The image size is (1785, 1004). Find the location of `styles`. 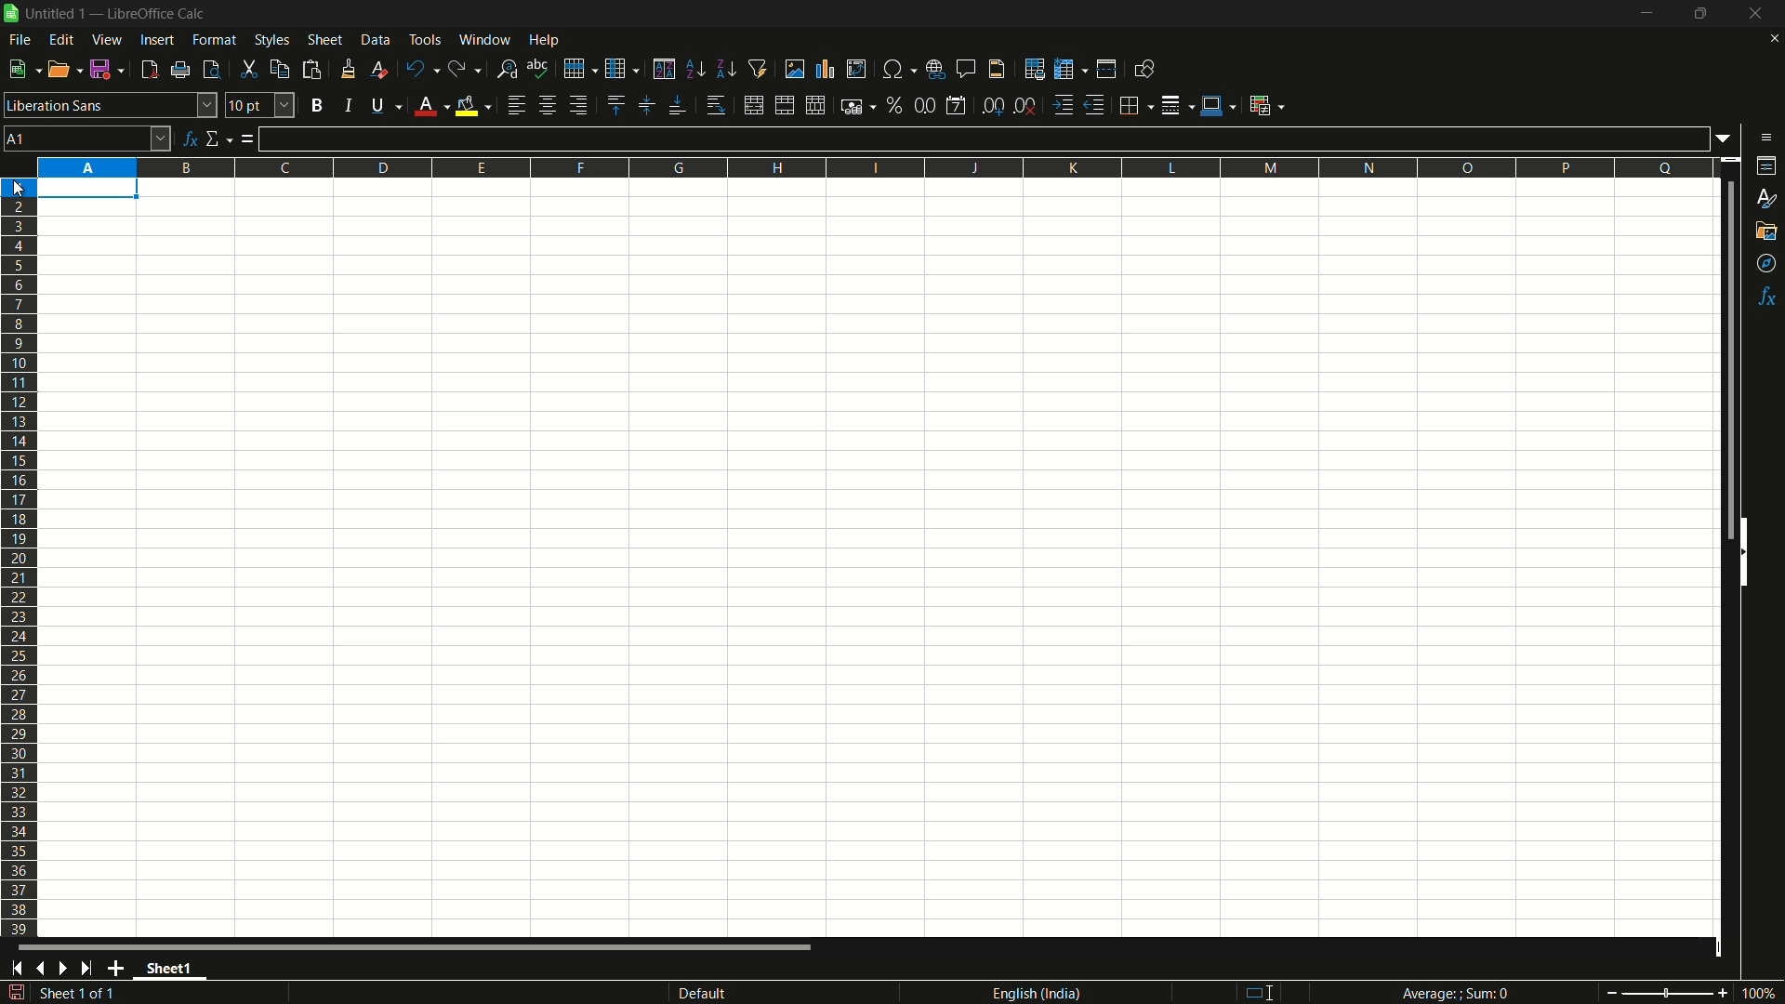

styles is located at coordinates (1765, 200).